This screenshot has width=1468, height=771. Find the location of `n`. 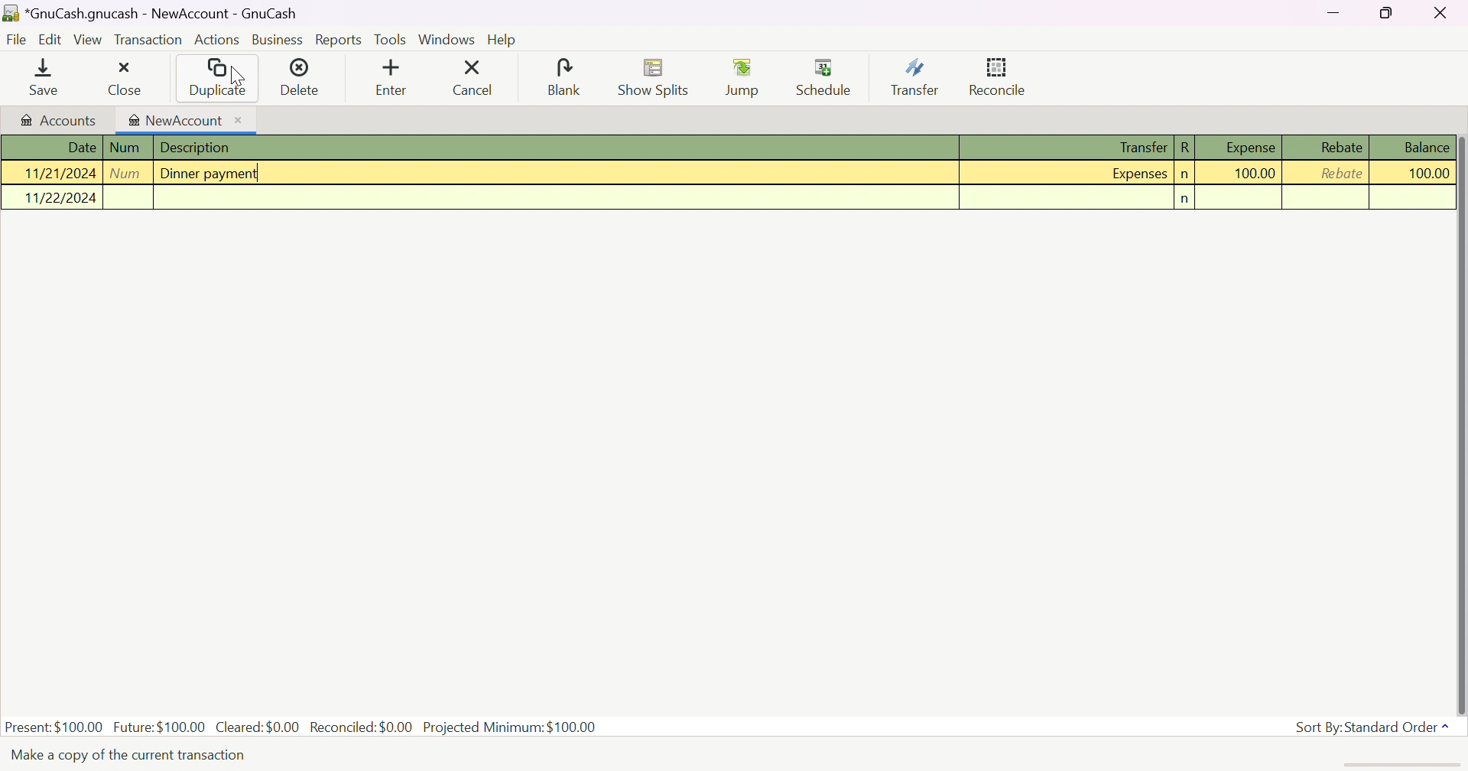

n is located at coordinates (1182, 176).